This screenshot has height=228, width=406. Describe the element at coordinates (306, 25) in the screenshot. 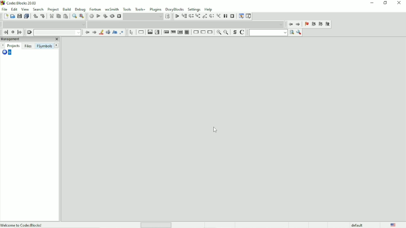

I see `Toggle bookmark` at that location.